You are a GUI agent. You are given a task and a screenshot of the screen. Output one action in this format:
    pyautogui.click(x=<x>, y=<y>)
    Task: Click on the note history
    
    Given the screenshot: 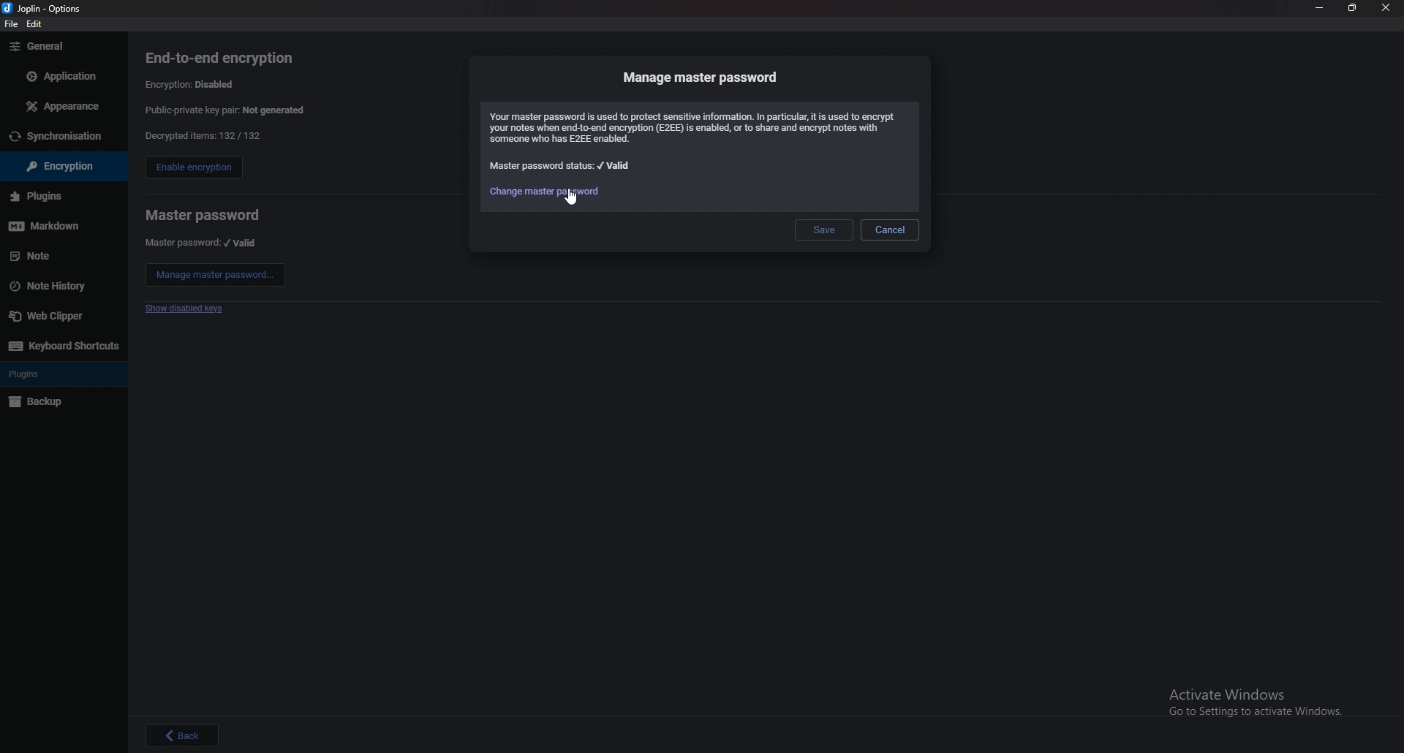 What is the action you would take?
    pyautogui.click(x=59, y=285)
    